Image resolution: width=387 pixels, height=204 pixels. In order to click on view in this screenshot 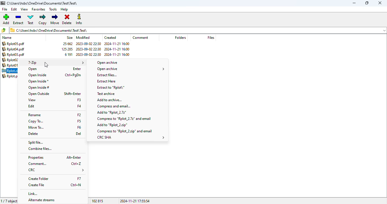, I will do `click(24, 9)`.